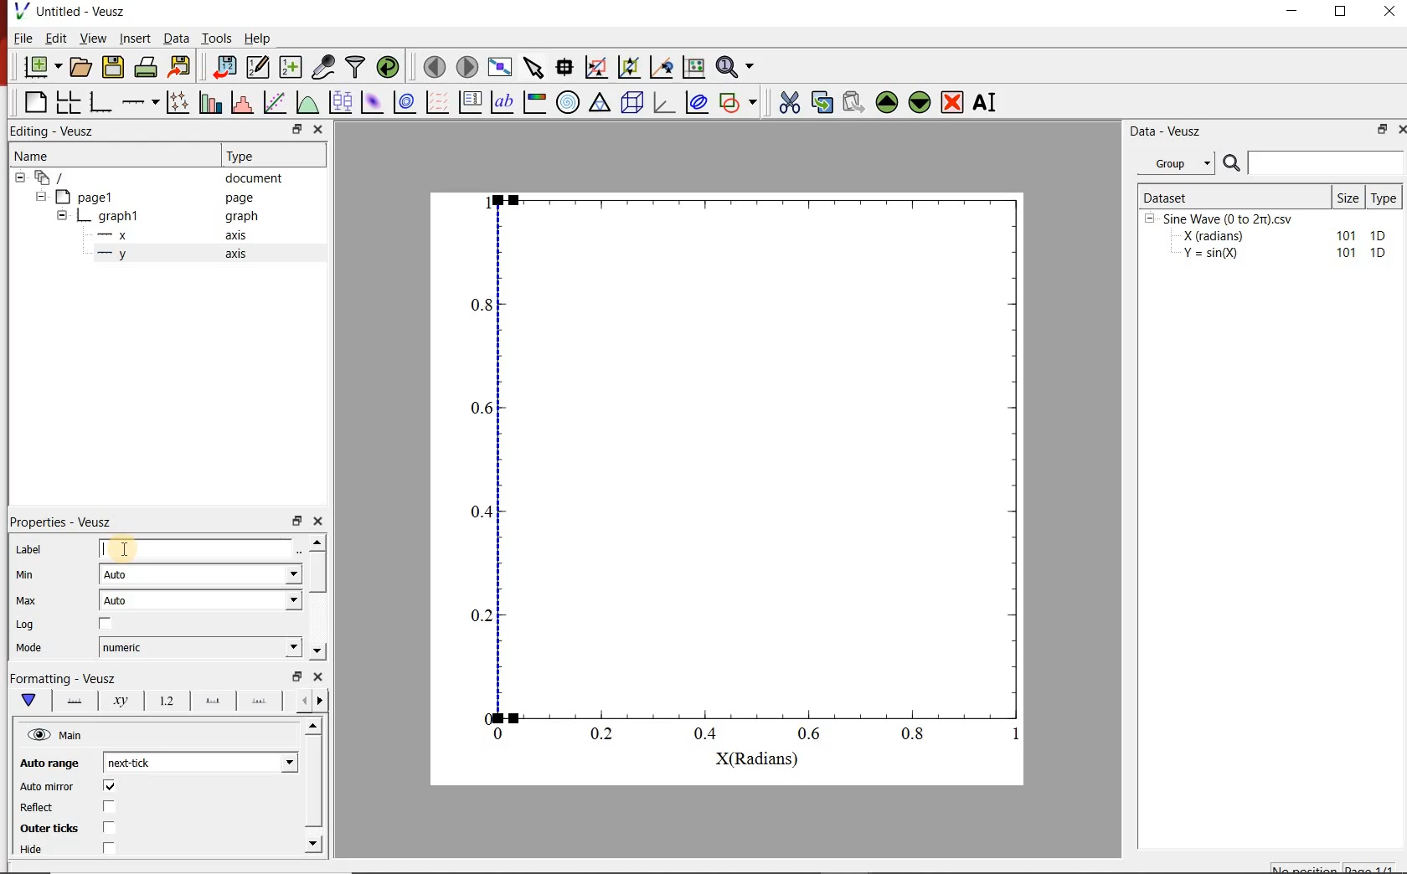  Describe the element at coordinates (164, 702) in the screenshot. I see `1.2` at that location.